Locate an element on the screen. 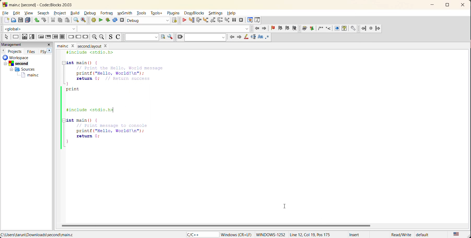  selection is located at coordinates (32, 37).